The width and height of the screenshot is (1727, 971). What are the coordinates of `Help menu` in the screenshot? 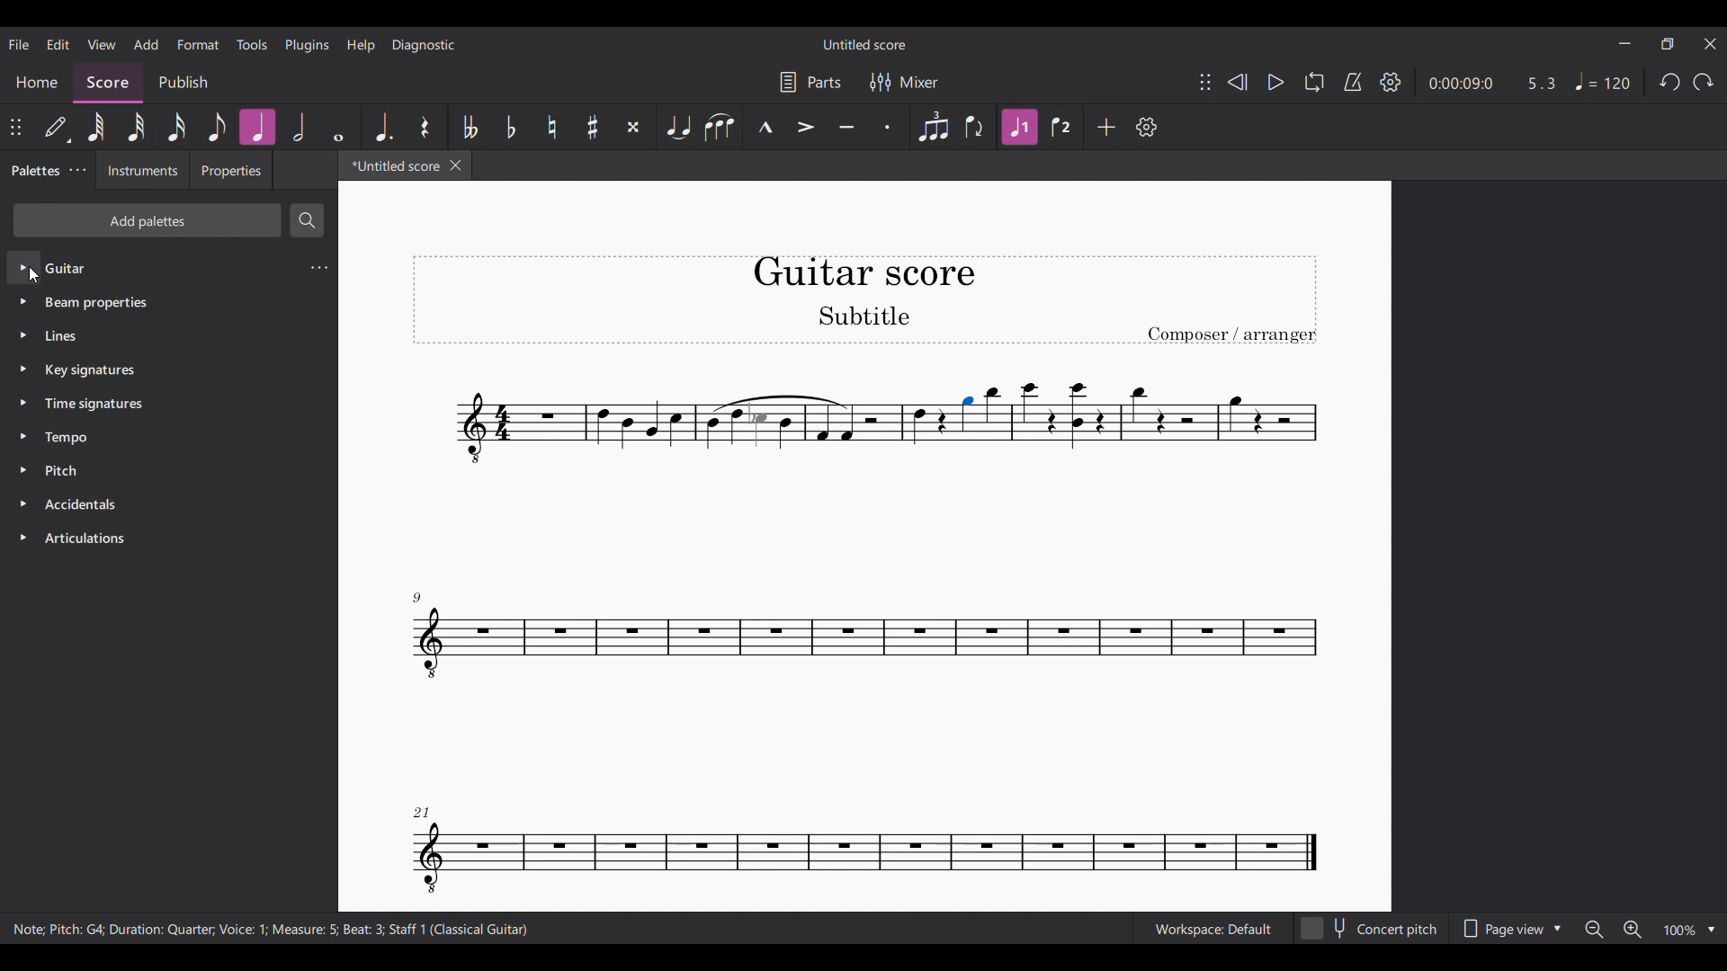 It's located at (361, 46).